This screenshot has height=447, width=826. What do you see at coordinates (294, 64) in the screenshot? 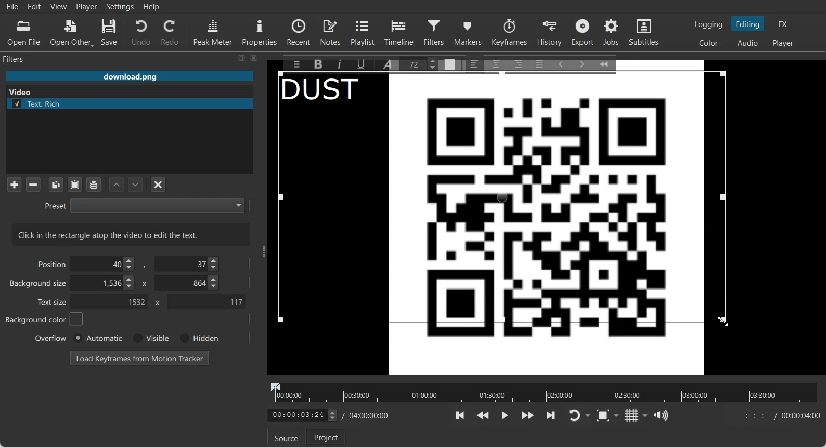
I see `Menu` at bounding box center [294, 64].